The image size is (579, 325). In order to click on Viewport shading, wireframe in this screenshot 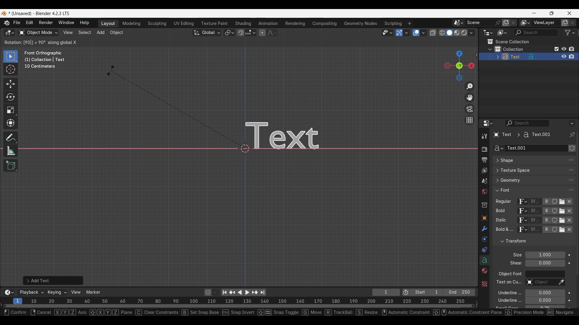, I will do `click(442, 33)`.